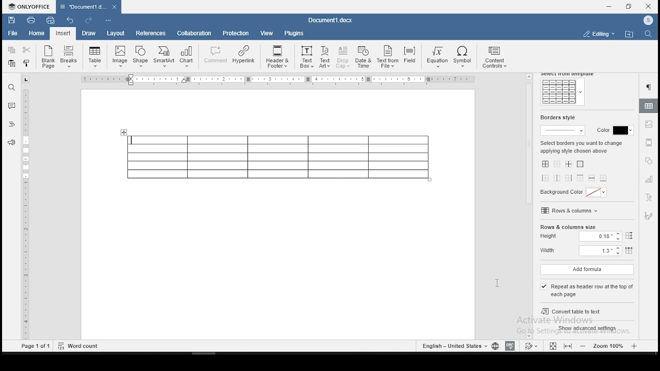 Image resolution: width=660 pixels, height=371 pixels. Describe the element at coordinates (29, 49) in the screenshot. I see `cut` at that location.